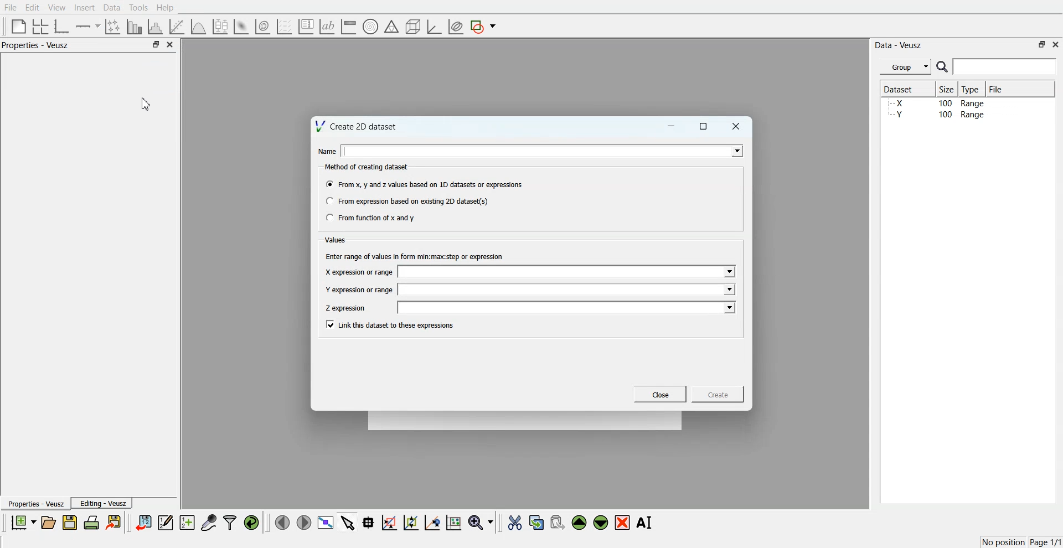 The image size is (1063, 548). What do you see at coordinates (230, 522) in the screenshot?
I see `Filter dataset` at bounding box center [230, 522].